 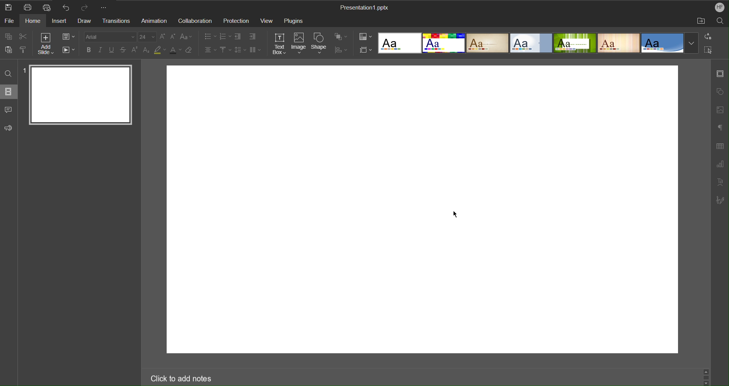 What do you see at coordinates (9, 110) in the screenshot?
I see `Comments` at bounding box center [9, 110].